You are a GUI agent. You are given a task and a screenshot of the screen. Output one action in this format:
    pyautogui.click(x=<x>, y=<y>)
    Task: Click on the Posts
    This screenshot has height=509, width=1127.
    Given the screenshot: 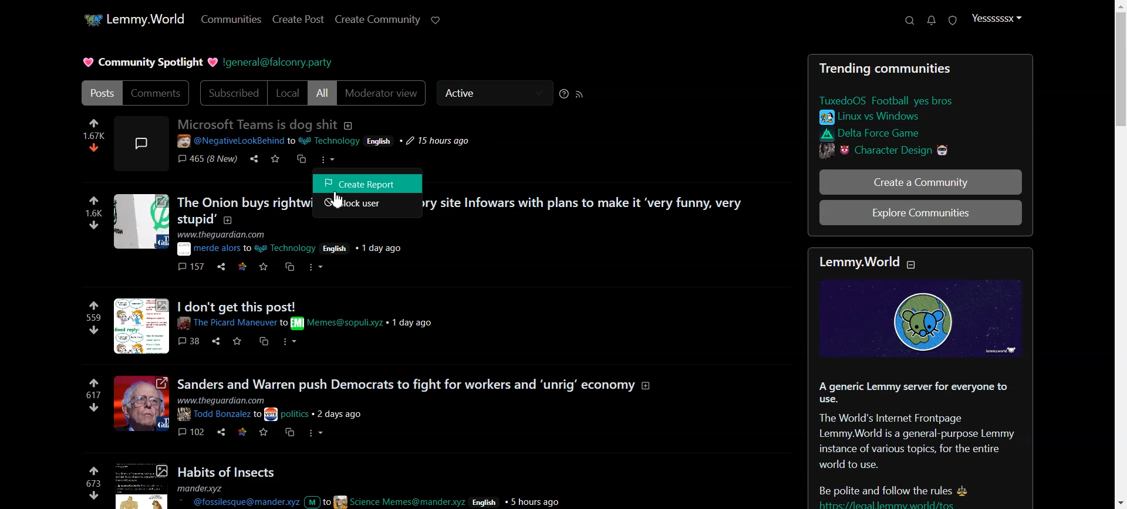 What is the action you would take?
    pyautogui.click(x=920, y=442)
    